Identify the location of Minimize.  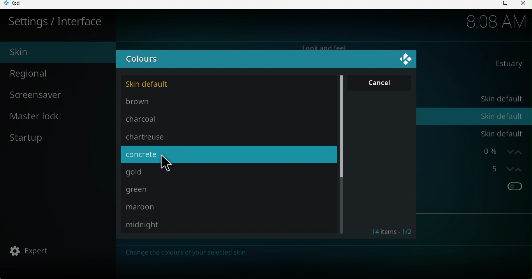
(484, 4).